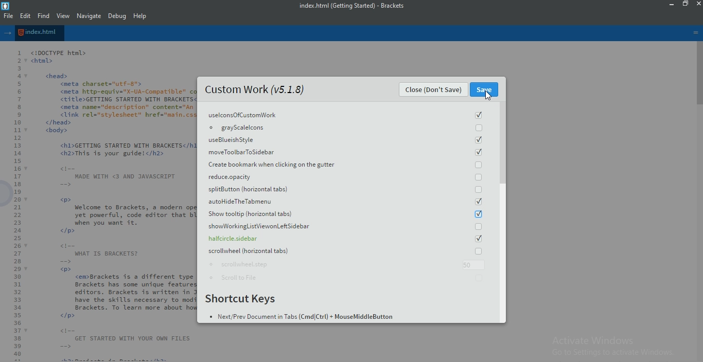 The height and width of the screenshot is (362, 703). What do you see at coordinates (484, 89) in the screenshot?
I see `Save` at bounding box center [484, 89].